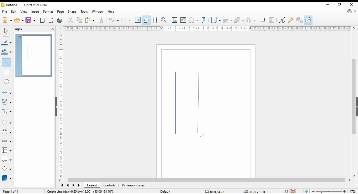 Image resolution: width=358 pixels, height=194 pixels. Describe the element at coordinates (88, 191) in the screenshot. I see `create vertical line` at that location.